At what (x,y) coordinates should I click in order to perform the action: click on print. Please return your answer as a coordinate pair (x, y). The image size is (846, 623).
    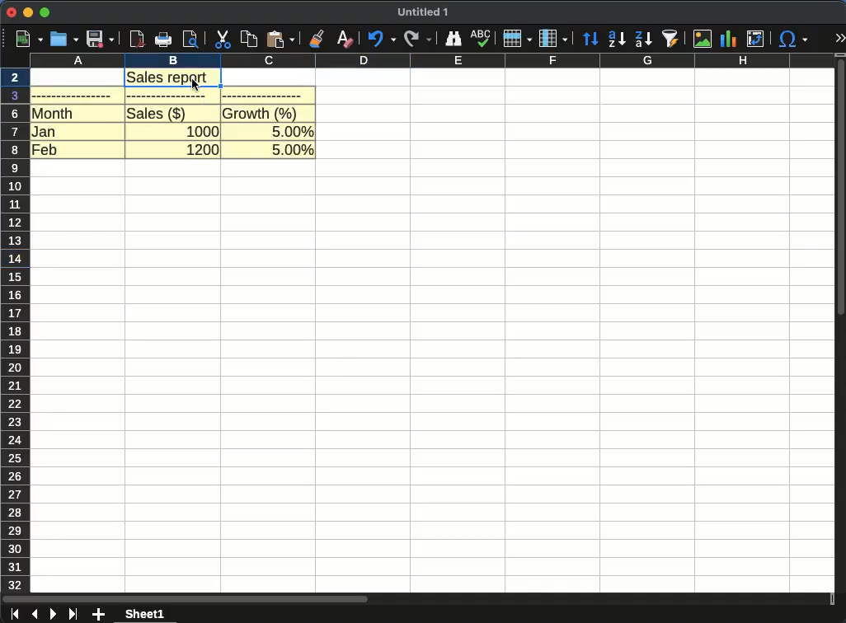
    Looking at the image, I should click on (162, 40).